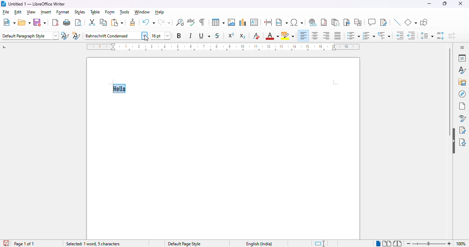 Image resolution: width=469 pixels, height=247 pixels. I want to click on manage changes, so click(462, 130).